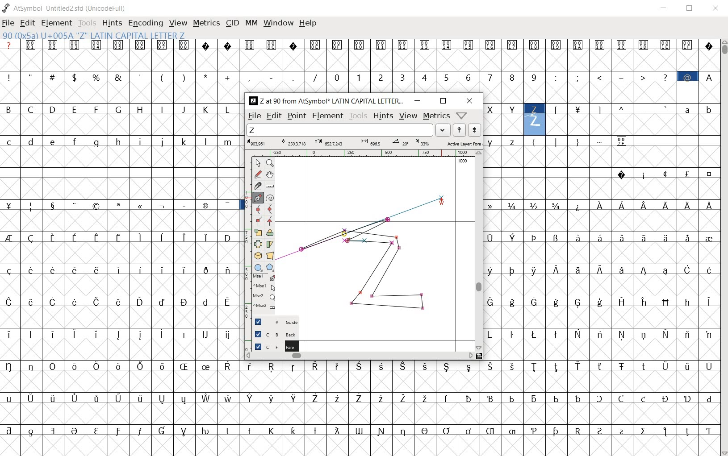  Describe the element at coordinates (258, 245) in the screenshot. I see `flip the selection` at that location.